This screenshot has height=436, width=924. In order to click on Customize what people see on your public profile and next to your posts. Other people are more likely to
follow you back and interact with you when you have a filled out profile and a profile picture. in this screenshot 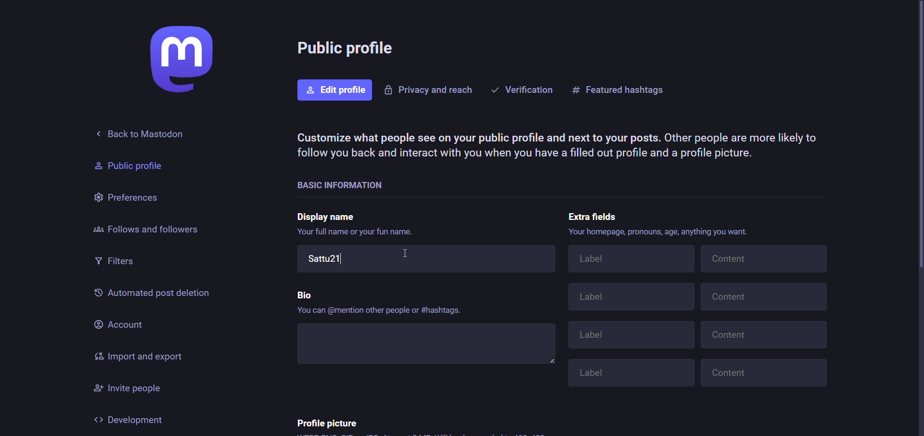, I will do `click(557, 146)`.